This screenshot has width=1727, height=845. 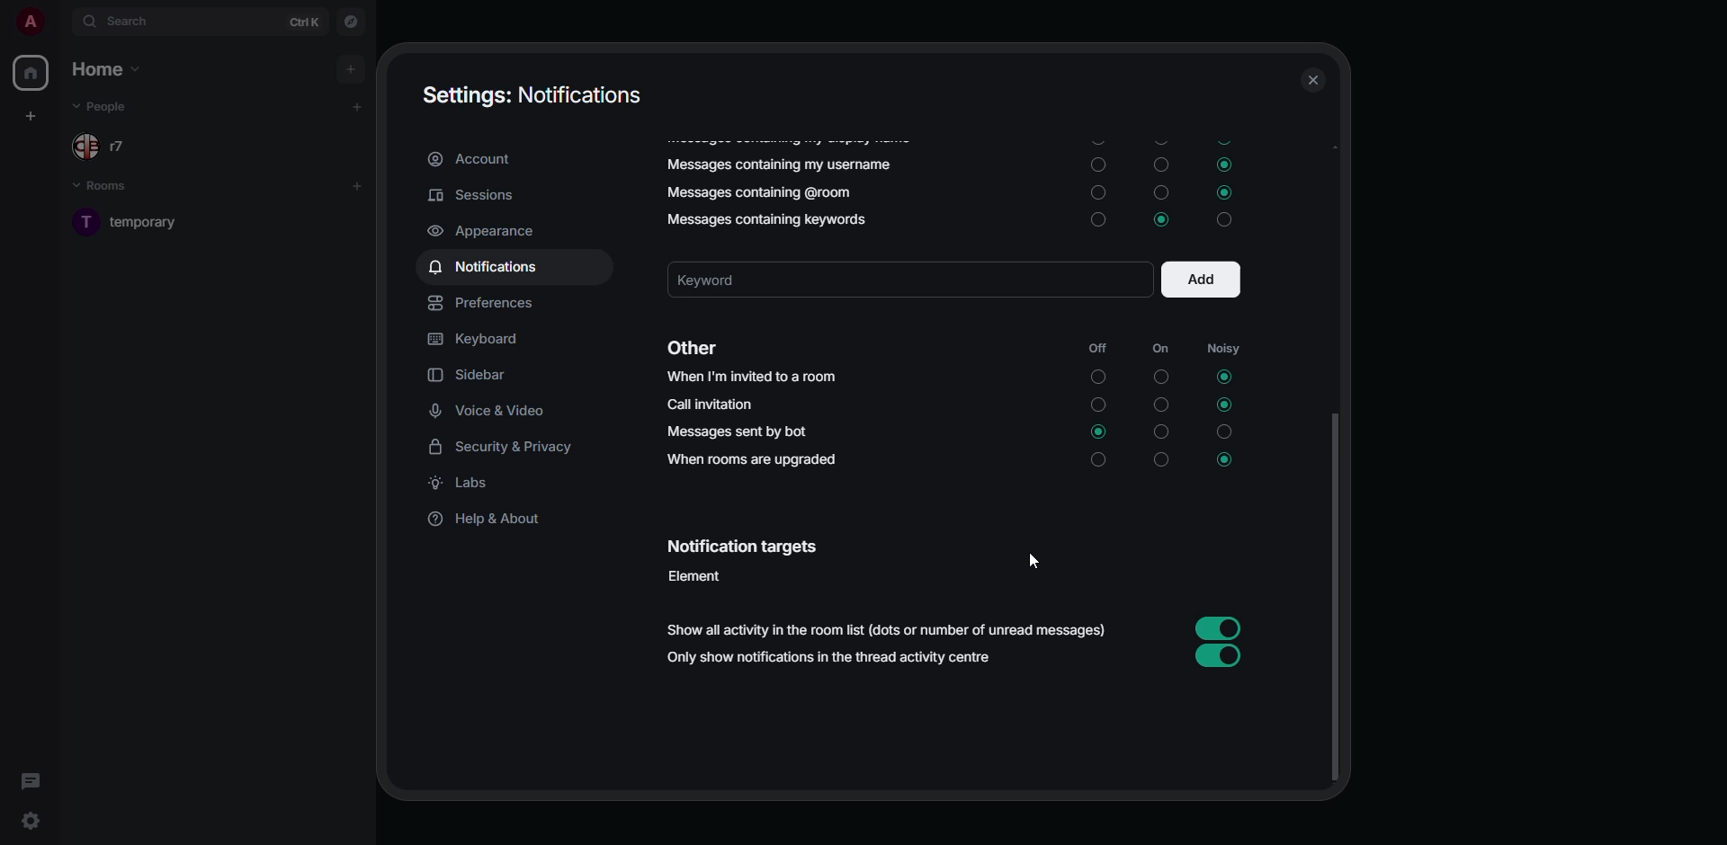 I want to click on off, so click(x=1093, y=349).